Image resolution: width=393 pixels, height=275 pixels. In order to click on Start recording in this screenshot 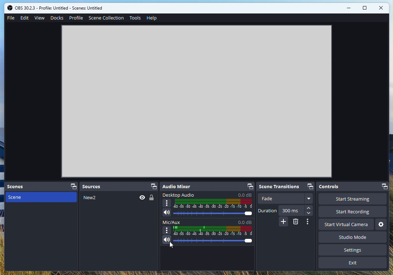, I will do `click(352, 212)`.